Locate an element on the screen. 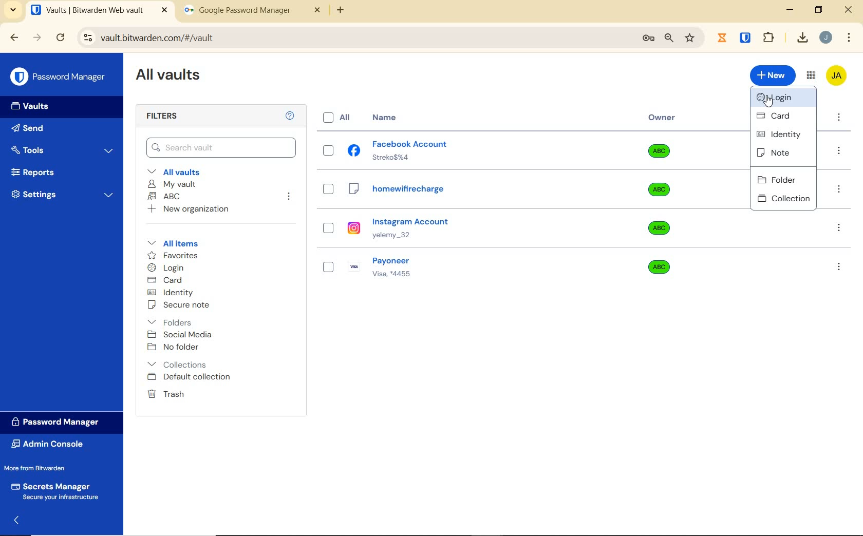  All Vaults is located at coordinates (171, 76).